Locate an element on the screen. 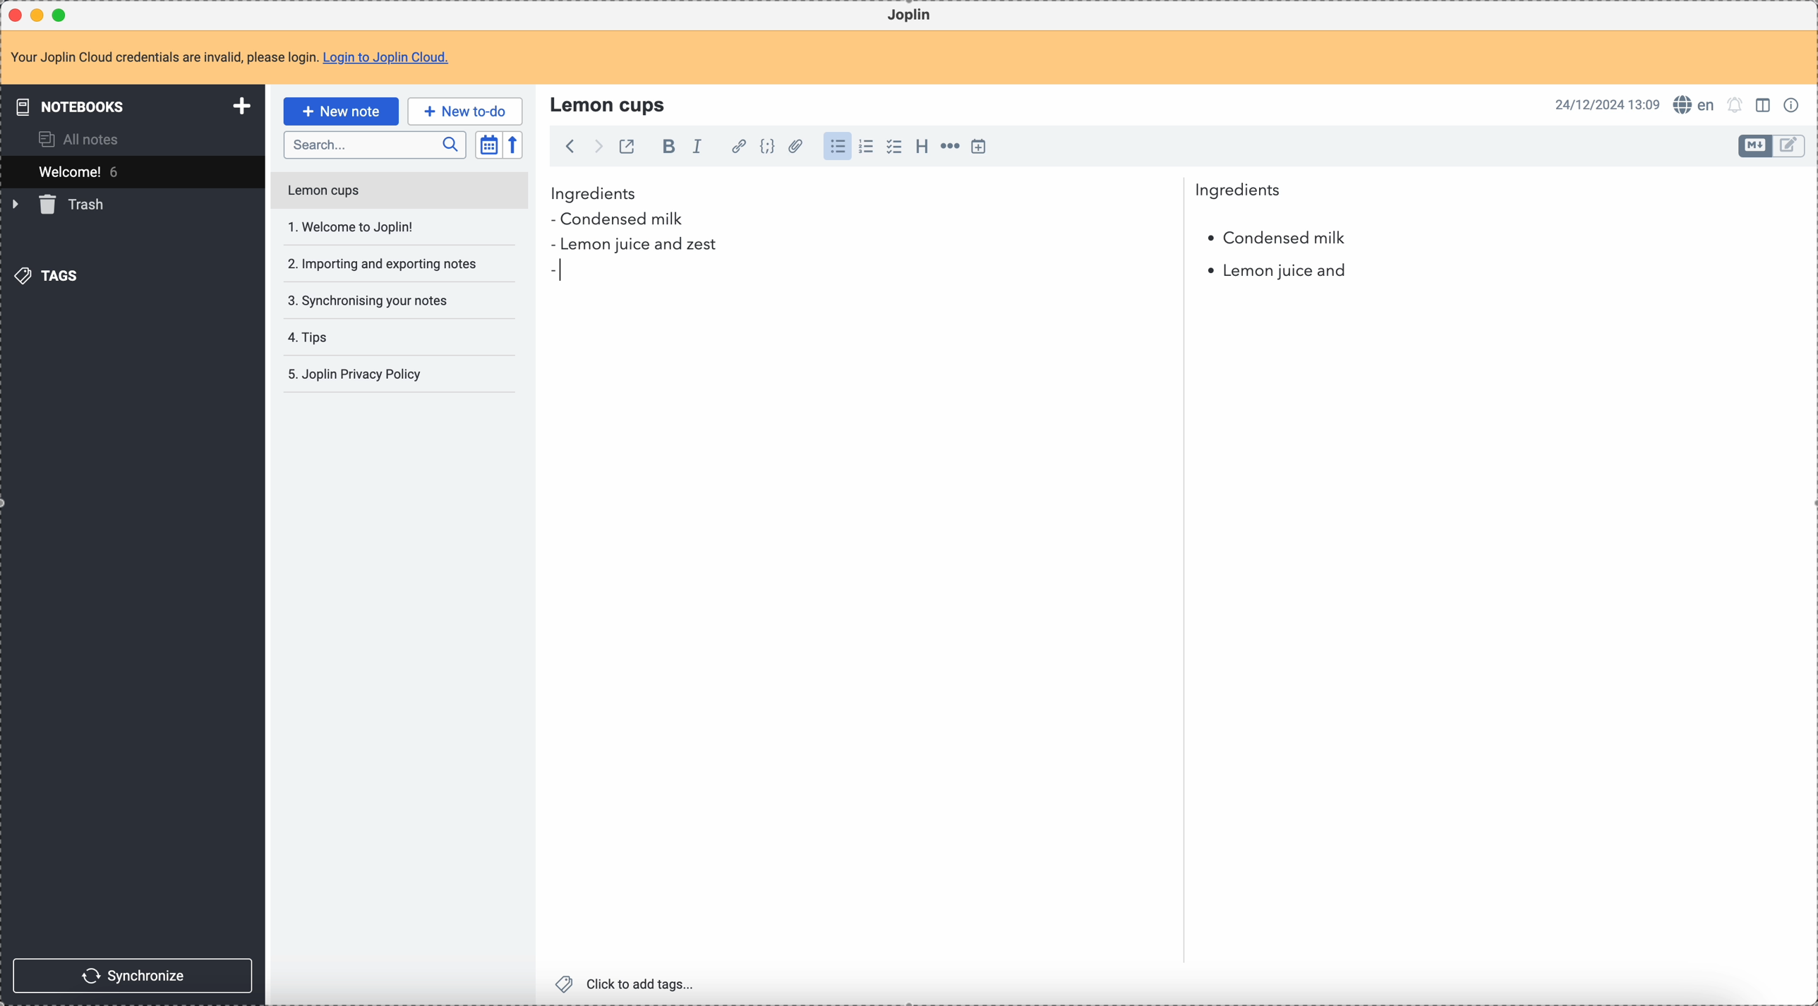  back is located at coordinates (570, 146).